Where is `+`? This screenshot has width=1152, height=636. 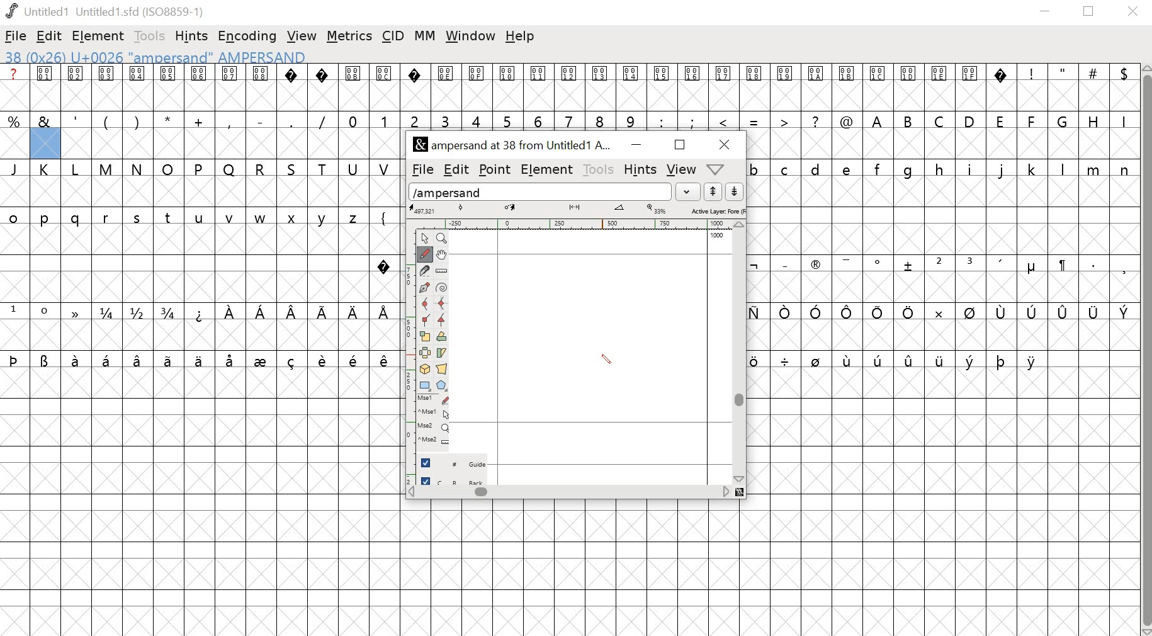
+ is located at coordinates (200, 120).